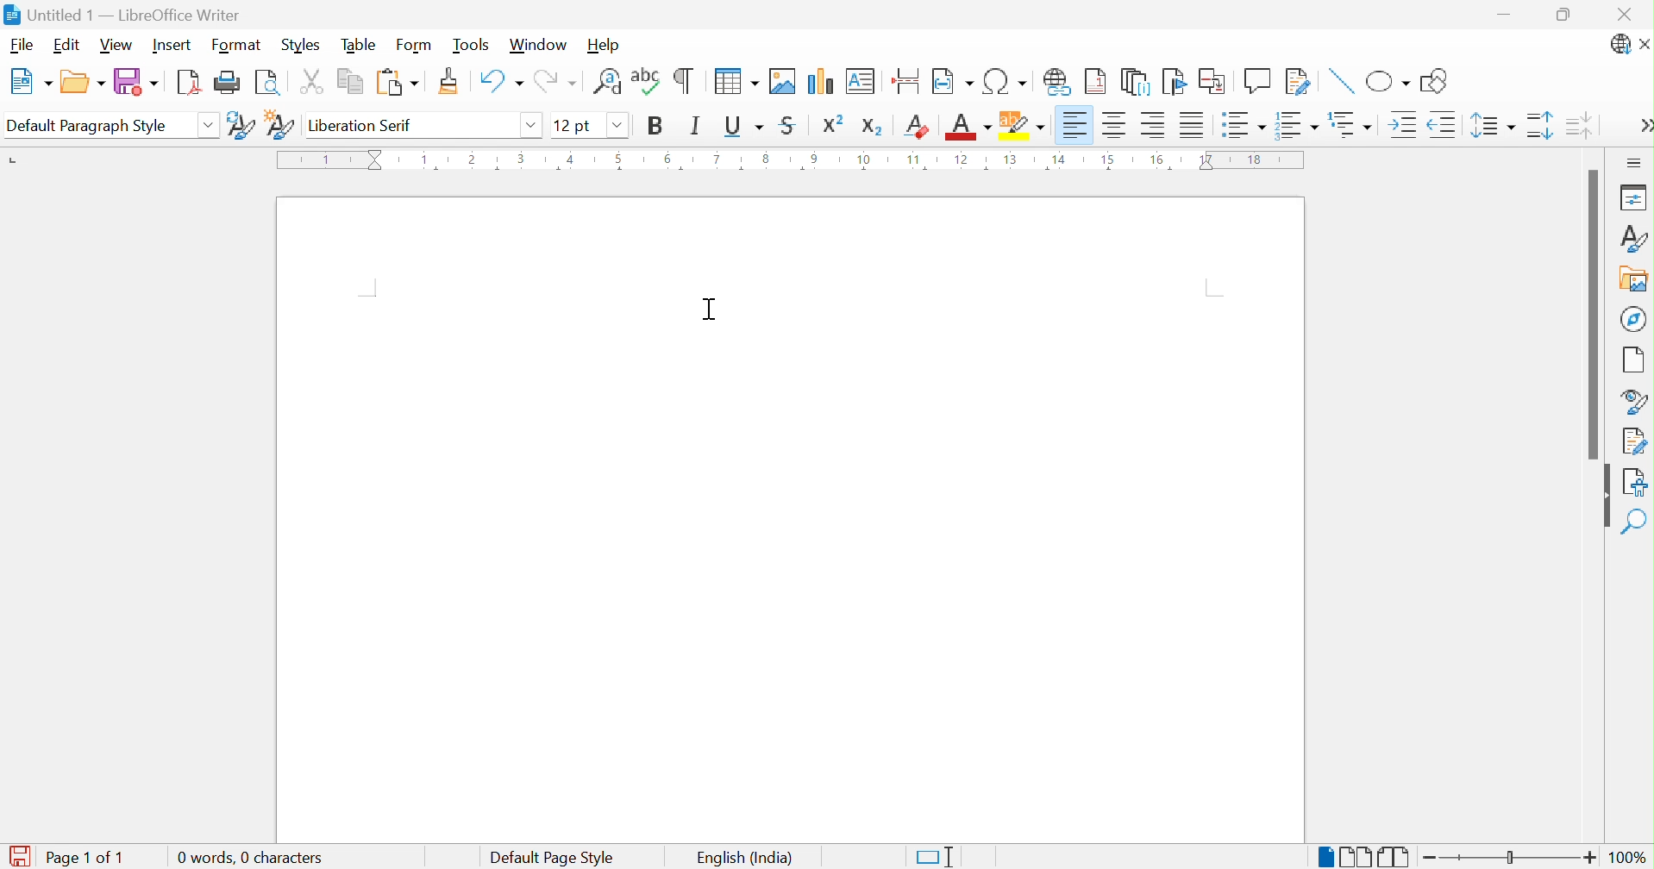 This screenshot has width=1654, height=869. What do you see at coordinates (1635, 482) in the screenshot?
I see `Accessibility check` at bounding box center [1635, 482].